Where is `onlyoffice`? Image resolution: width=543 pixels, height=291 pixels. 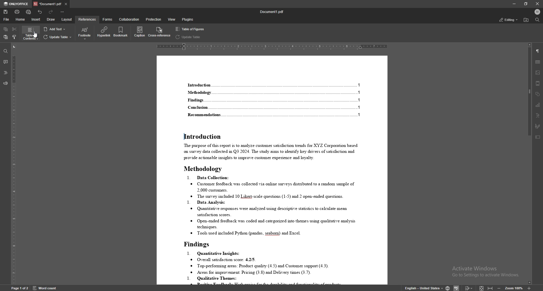 onlyoffice is located at coordinates (16, 4).